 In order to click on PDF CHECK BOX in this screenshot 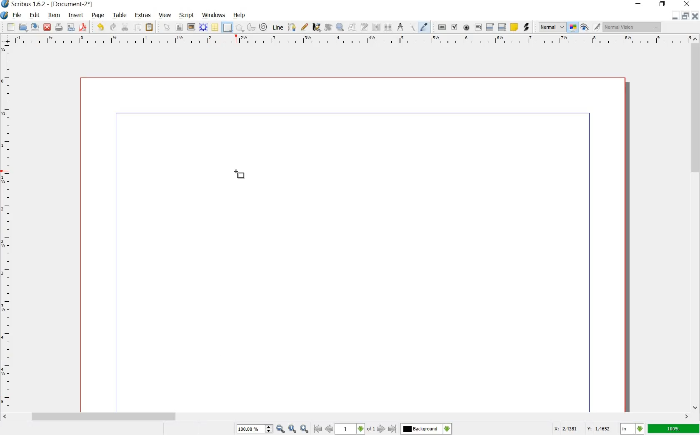, I will do `click(455, 27)`.